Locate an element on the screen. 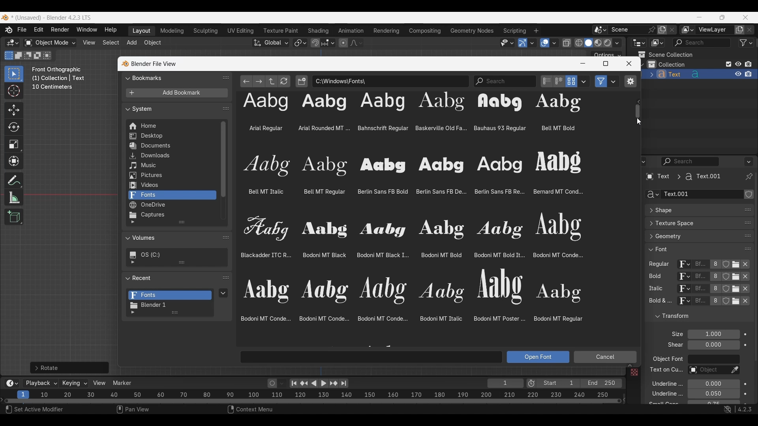 Image resolution: width=758 pixels, height=426 pixels. blender file view is located at coordinates (153, 64).